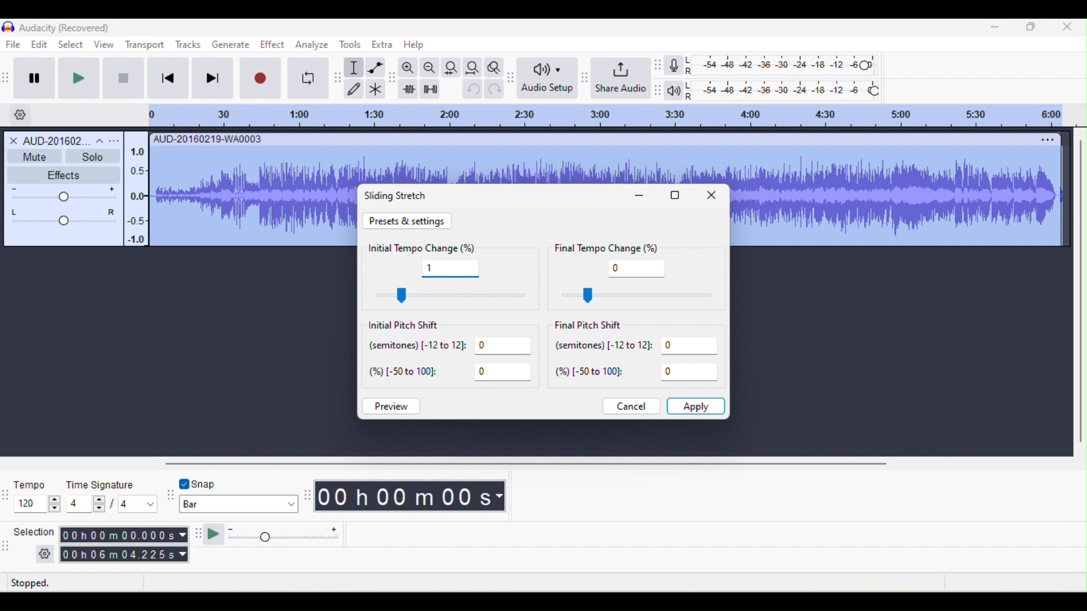  I want to click on AUD-20160219-WA0003, so click(209, 138).